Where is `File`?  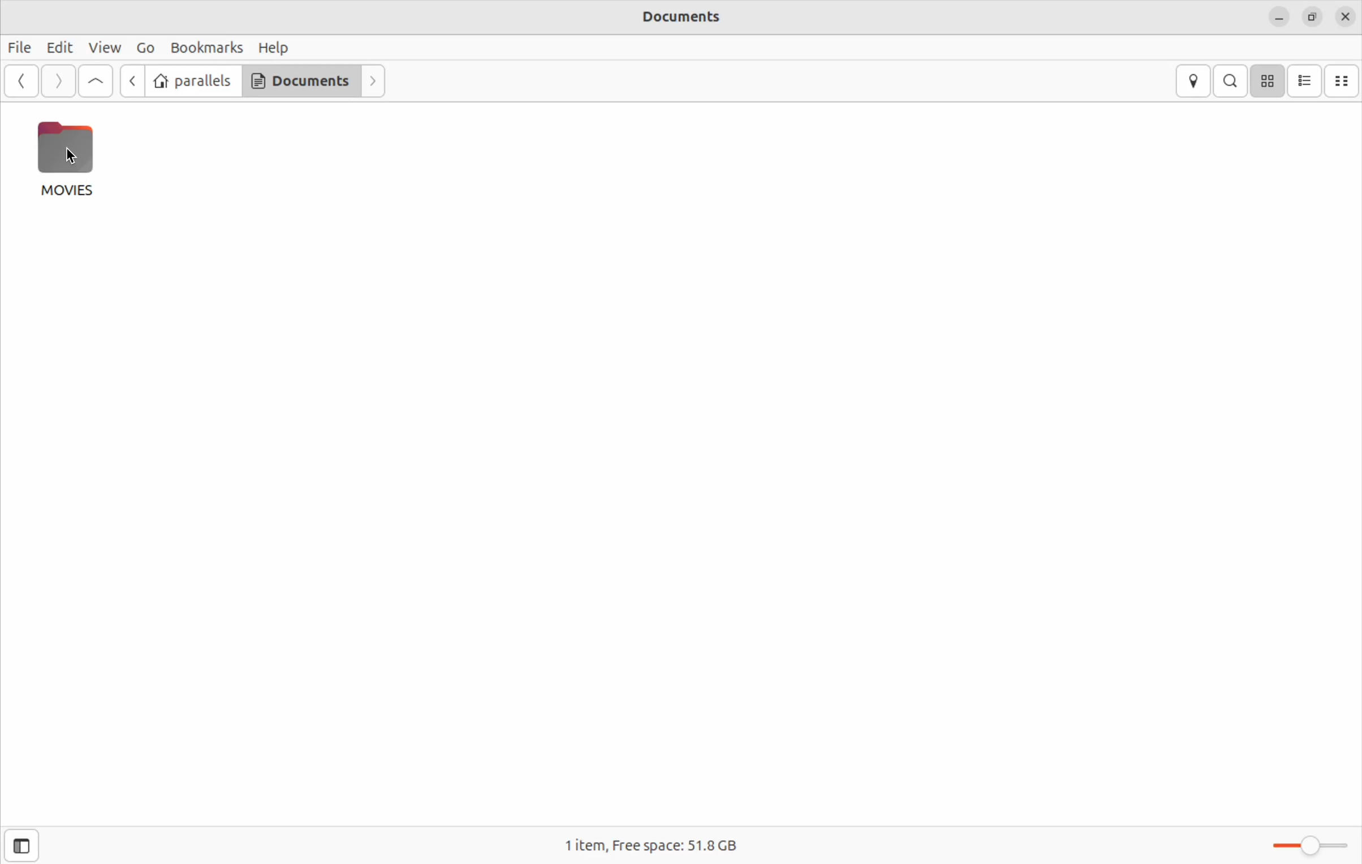
File is located at coordinates (19, 47).